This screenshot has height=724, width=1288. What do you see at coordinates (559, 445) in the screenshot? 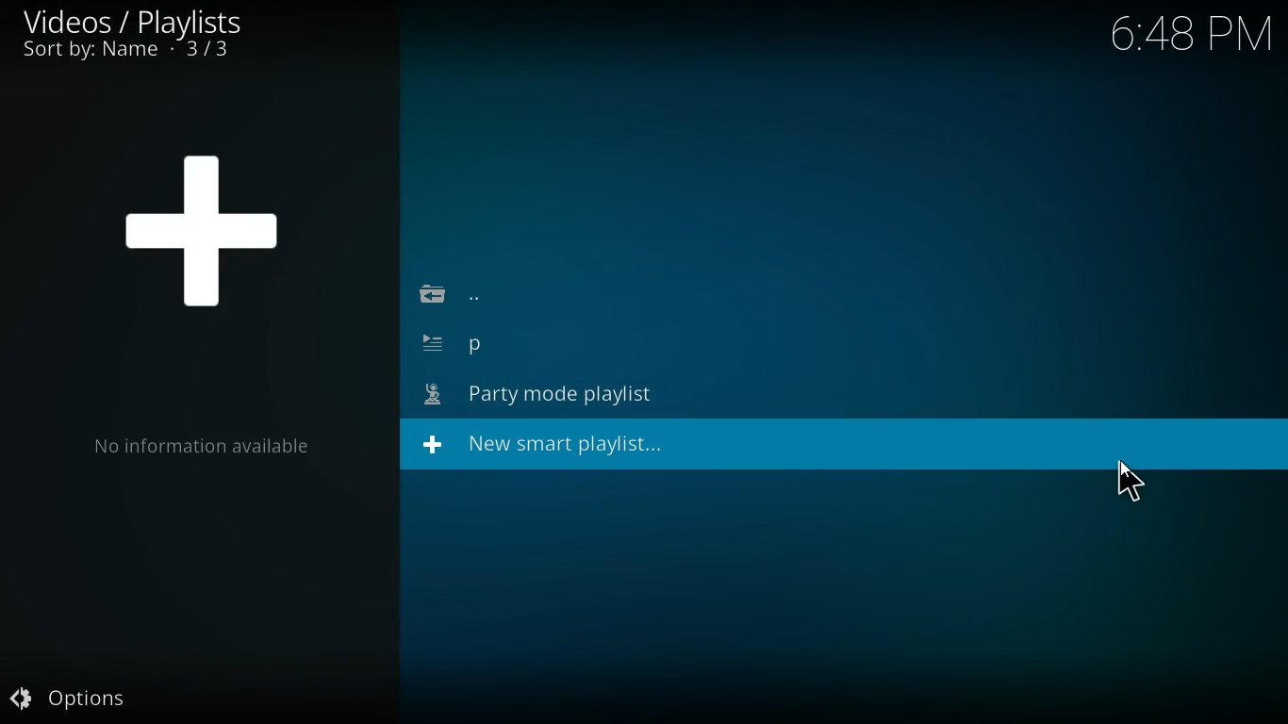
I see `new smart playlist` at bounding box center [559, 445].